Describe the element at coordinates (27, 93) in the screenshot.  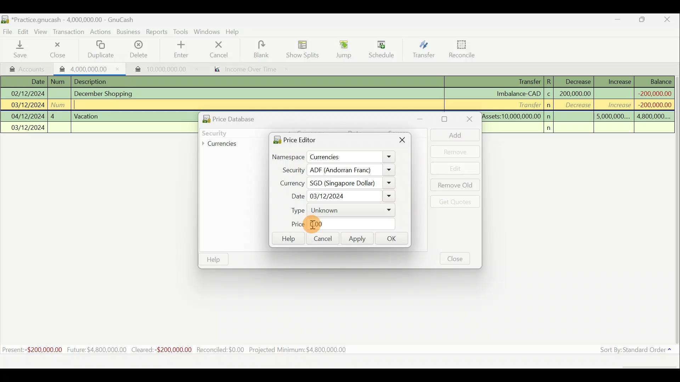
I see `02/12/2024` at that location.